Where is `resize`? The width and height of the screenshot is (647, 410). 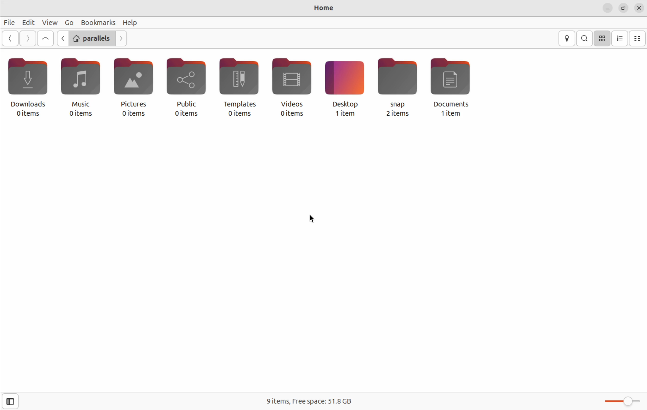 resize is located at coordinates (624, 8).